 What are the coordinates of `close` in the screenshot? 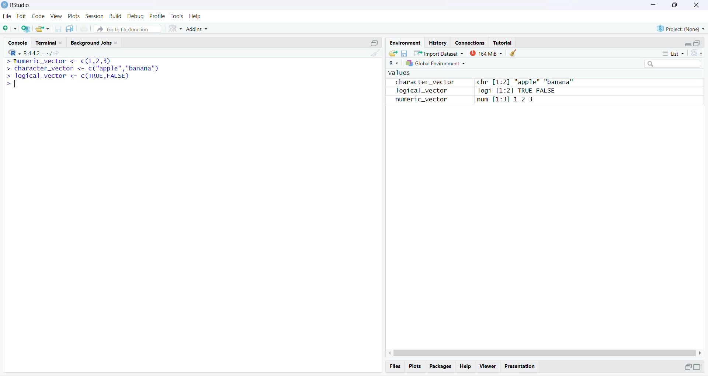 It's located at (695, 5).